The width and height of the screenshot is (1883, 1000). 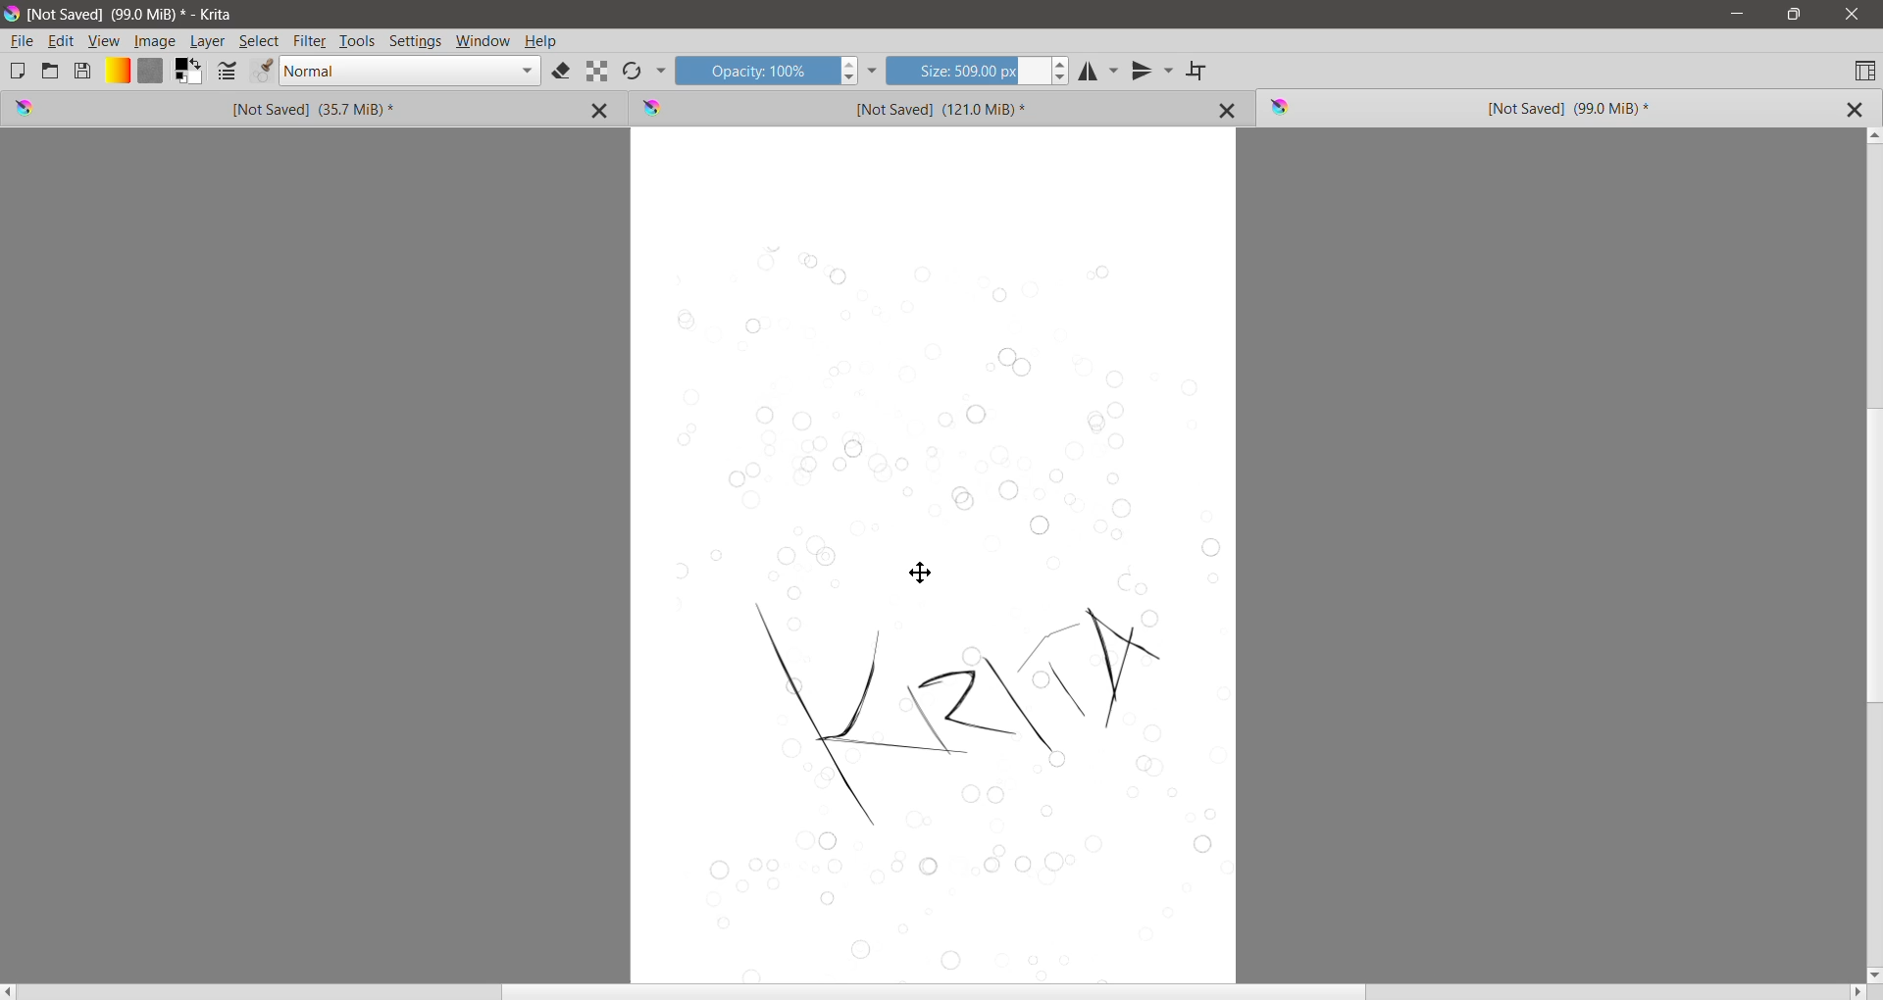 I want to click on Tools, so click(x=357, y=42).